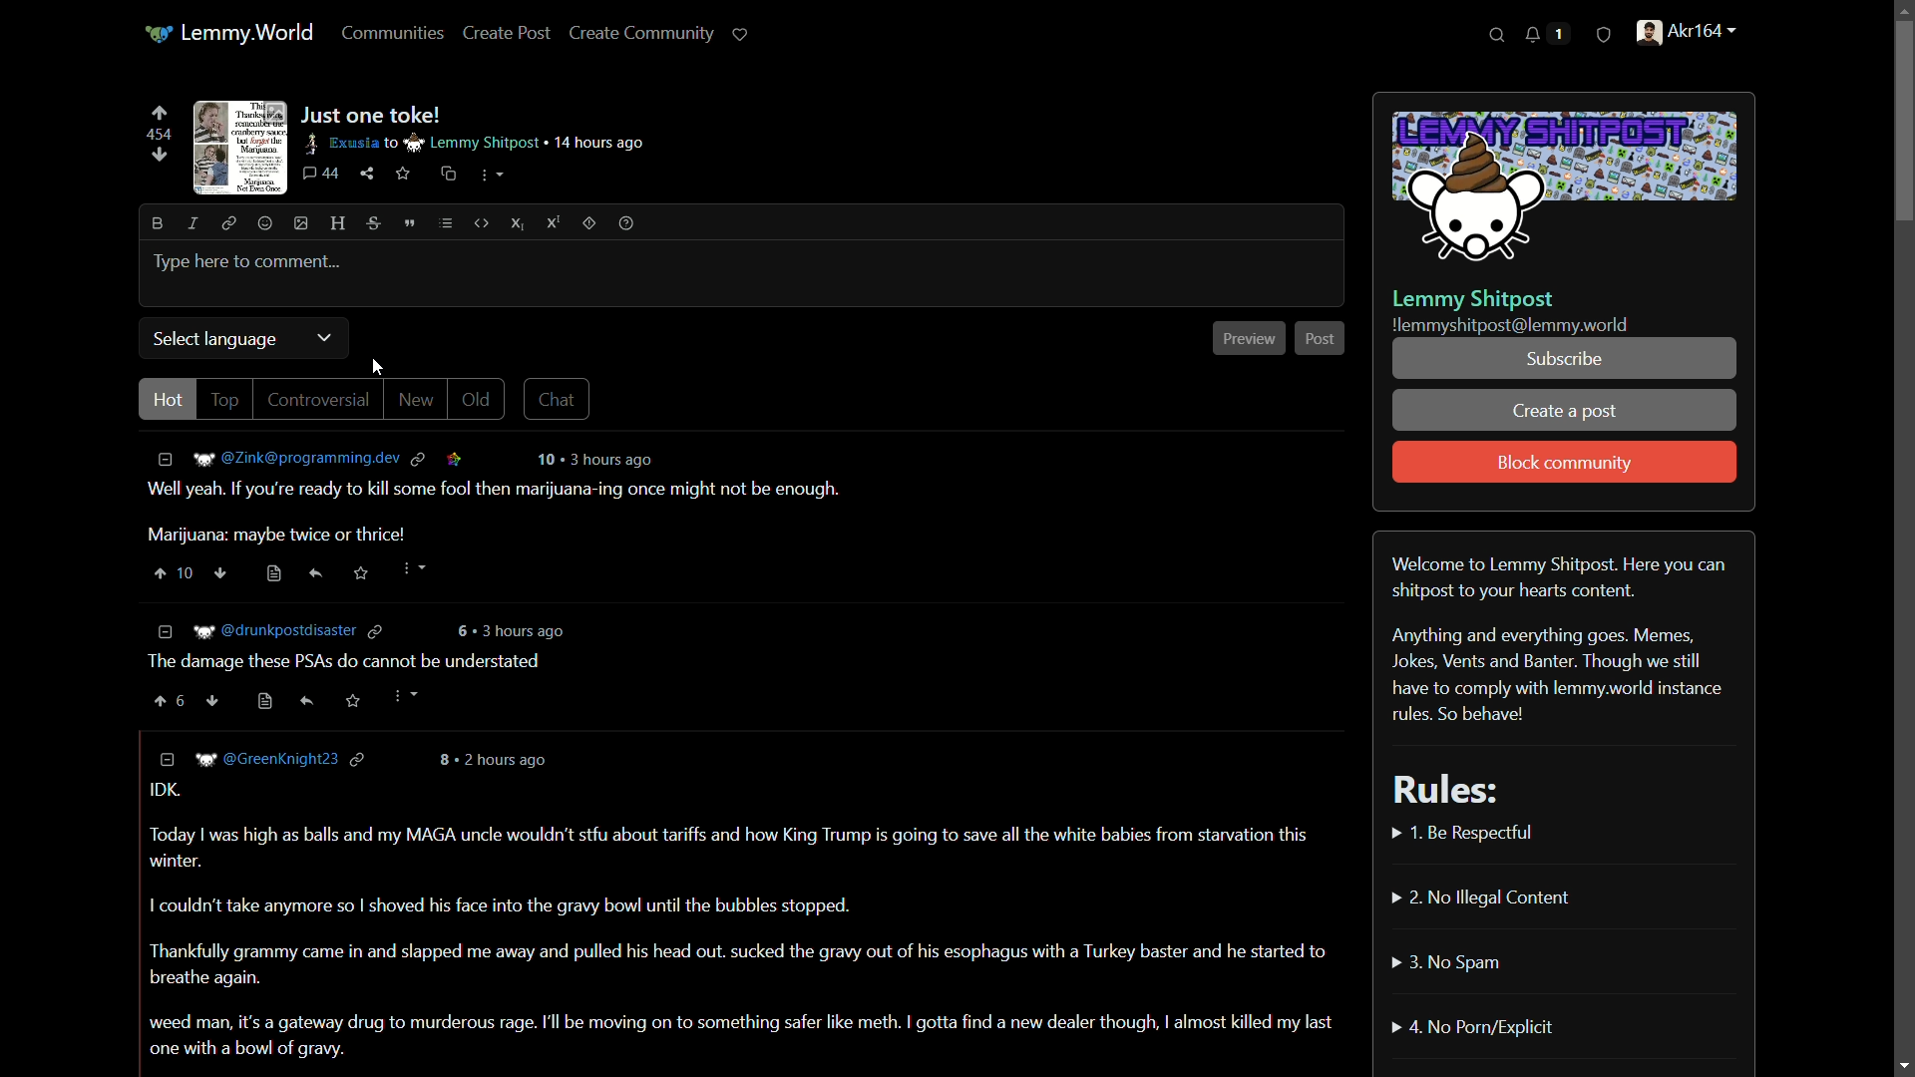 The width and height of the screenshot is (1915, 1077). What do you see at coordinates (1320, 340) in the screenshot?
I see `post` at bounding box center [1320, 340].